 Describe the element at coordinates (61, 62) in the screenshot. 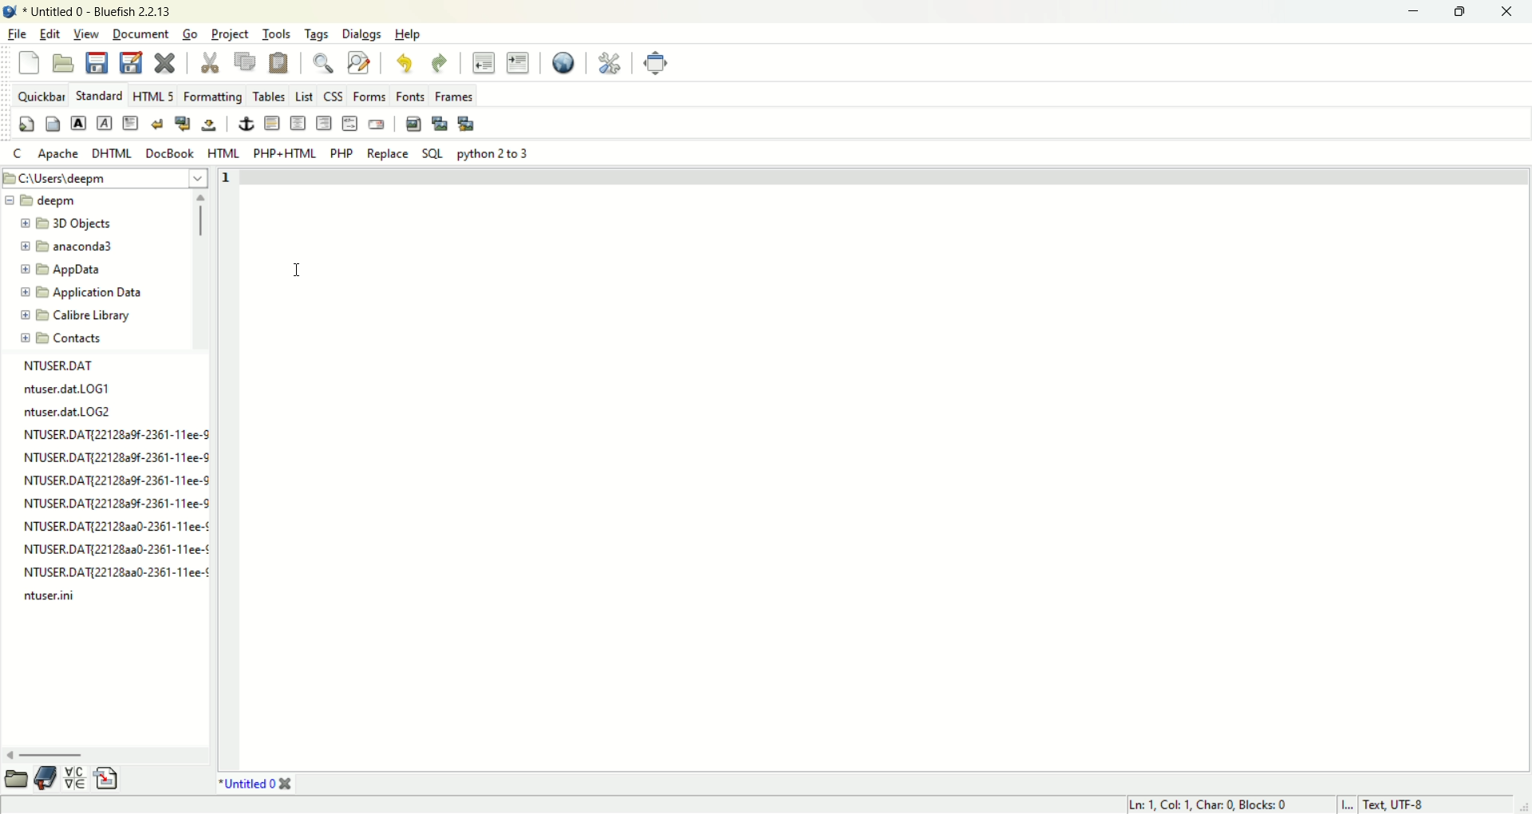

I see `open file` at that location.